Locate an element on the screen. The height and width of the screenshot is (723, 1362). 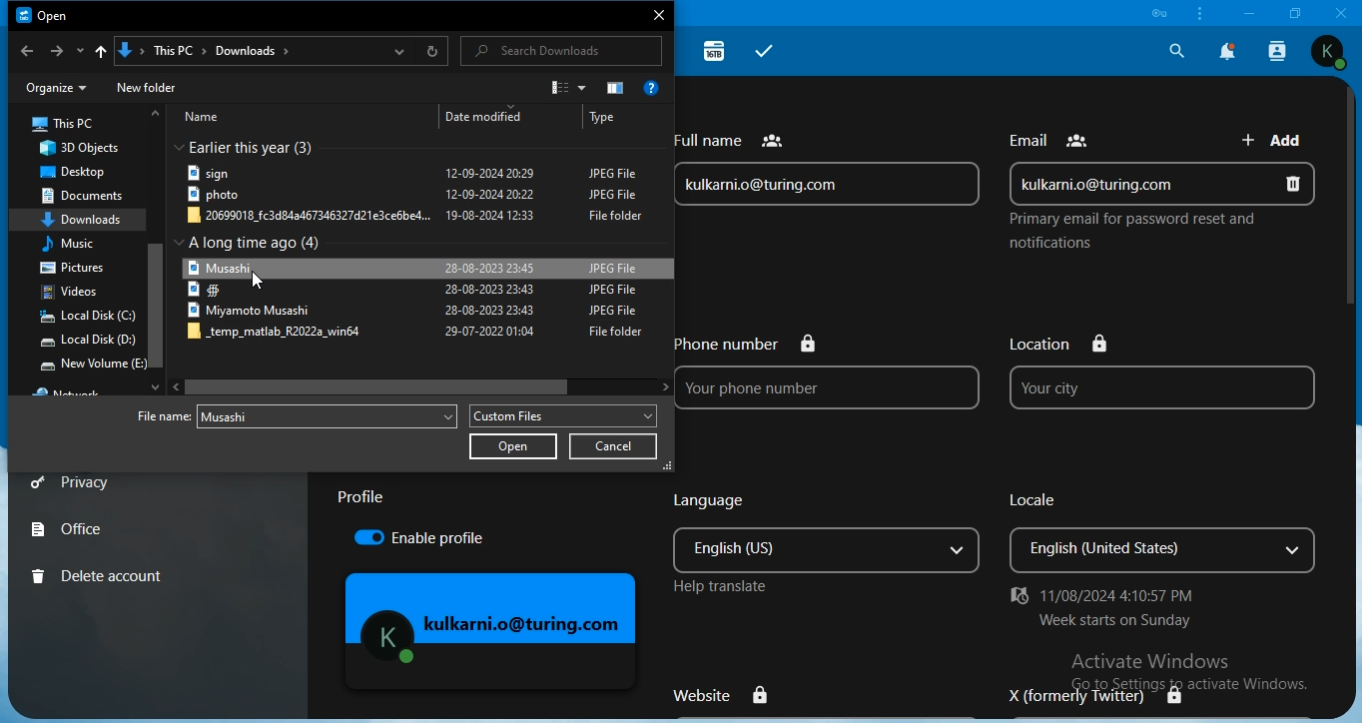
text is located at coordinates (72, 392).